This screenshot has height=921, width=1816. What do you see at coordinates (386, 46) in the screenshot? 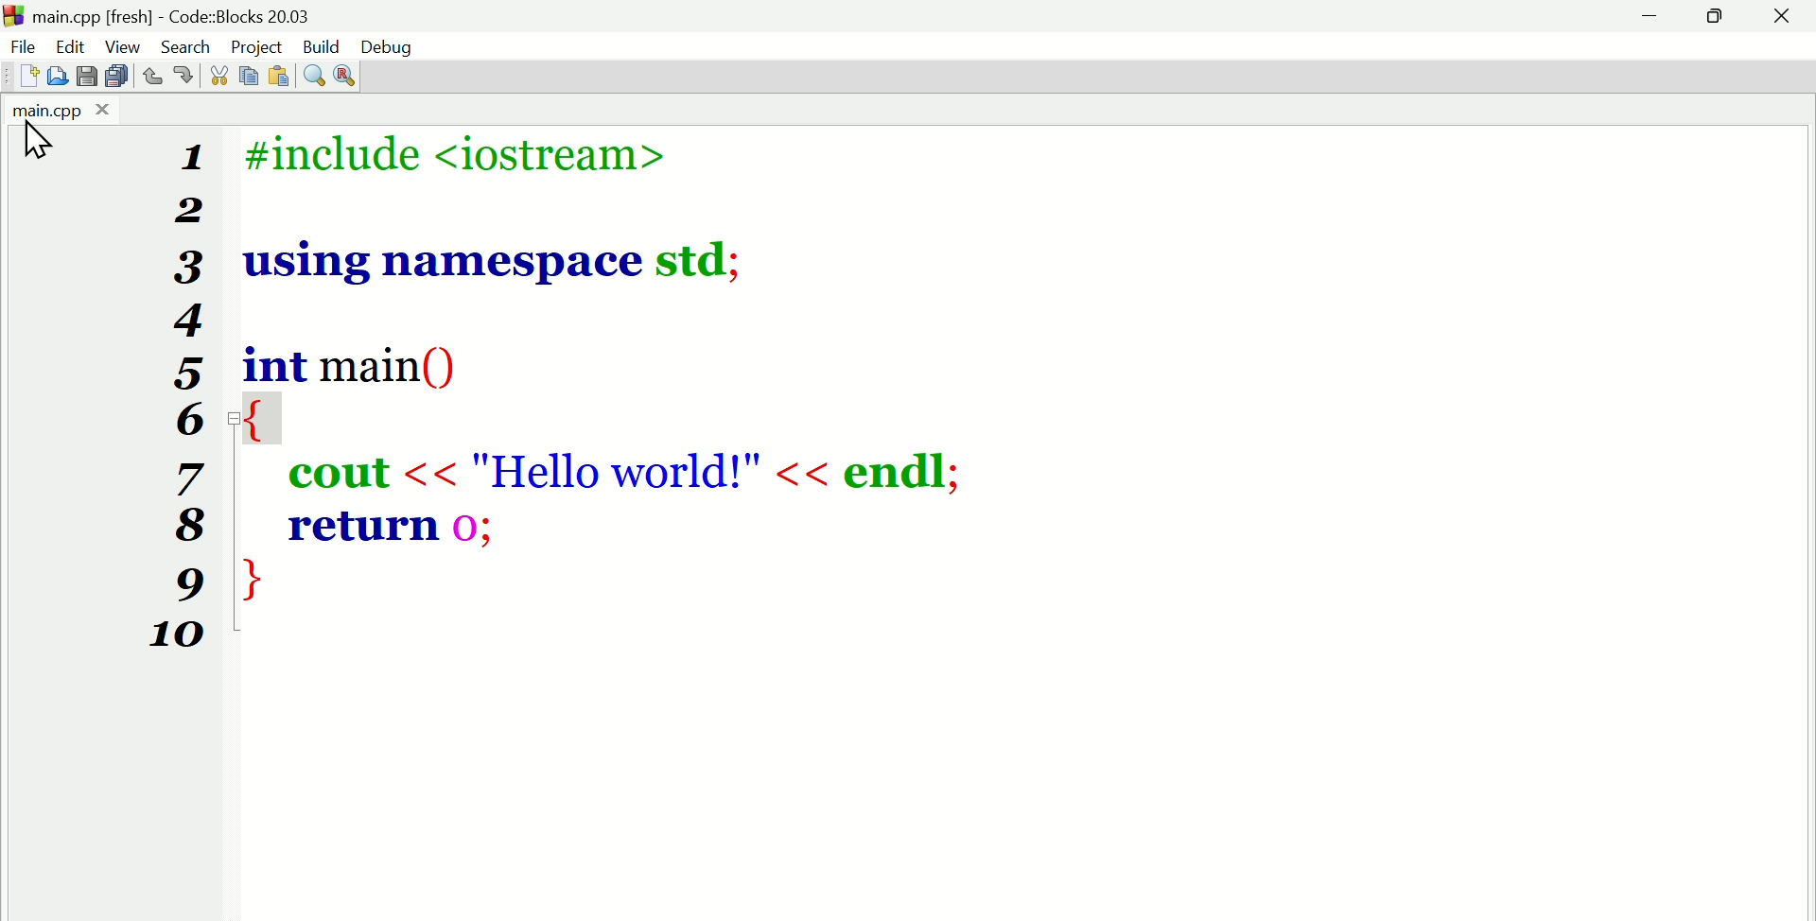
I see `Debug` at bounding box center [386, 46].